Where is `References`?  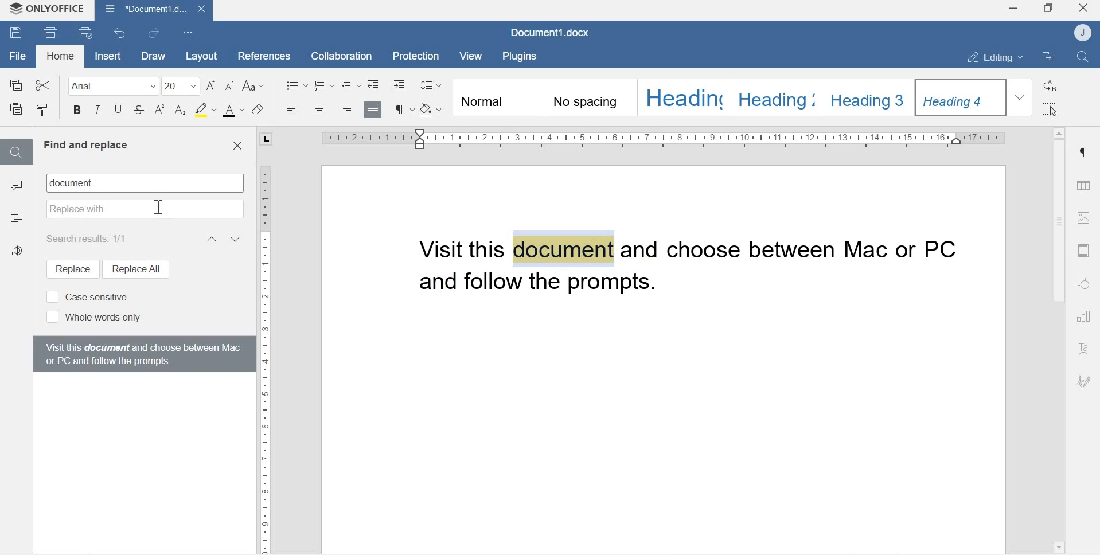
References is located at coordinates (260, 54).